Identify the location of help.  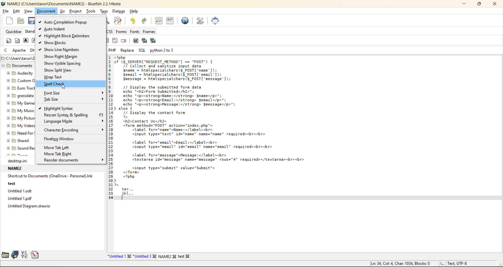
(135, 11).